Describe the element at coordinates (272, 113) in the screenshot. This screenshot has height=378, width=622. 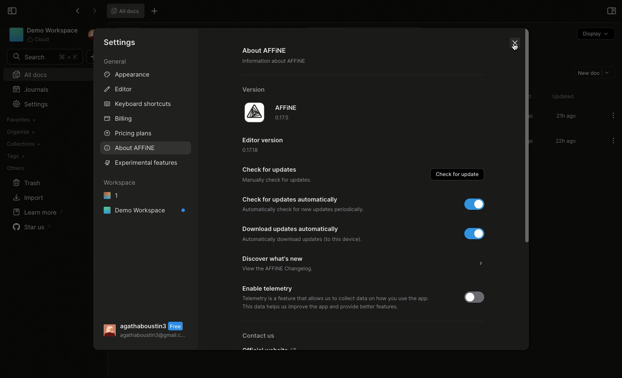
I see `AFFINE` at that location.